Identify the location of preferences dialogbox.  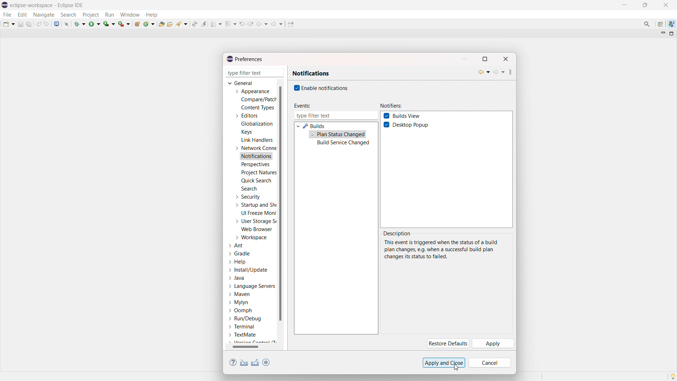
(244, 59).